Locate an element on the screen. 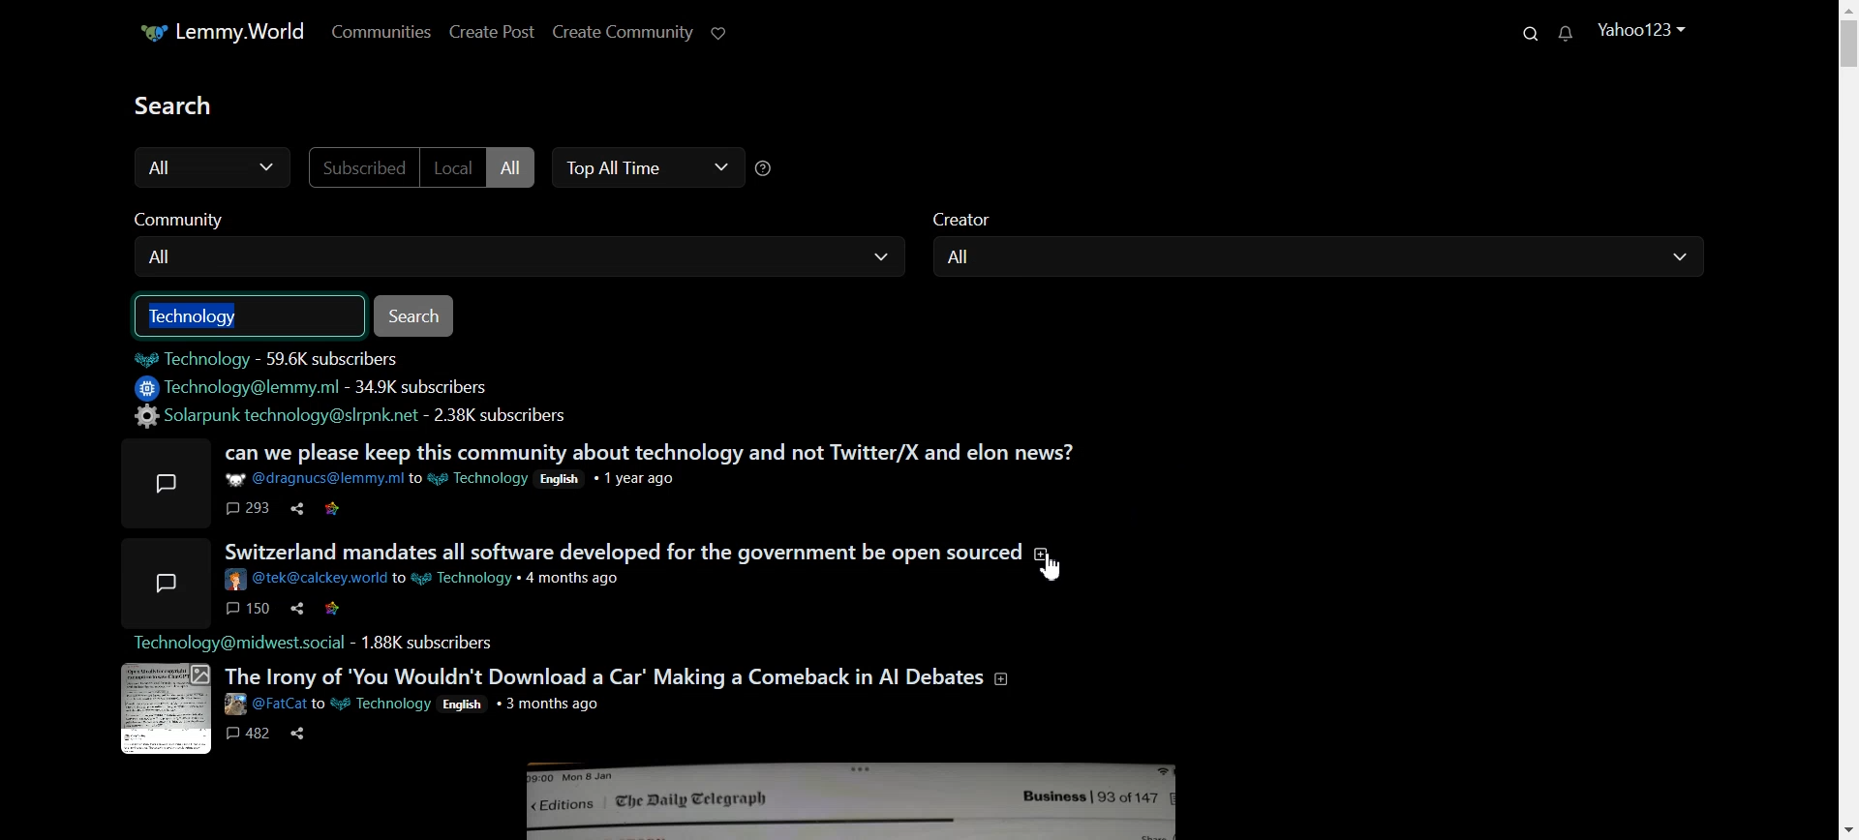 The image size is (1859, 840). sorting Time is located at coordinates (771, 168).